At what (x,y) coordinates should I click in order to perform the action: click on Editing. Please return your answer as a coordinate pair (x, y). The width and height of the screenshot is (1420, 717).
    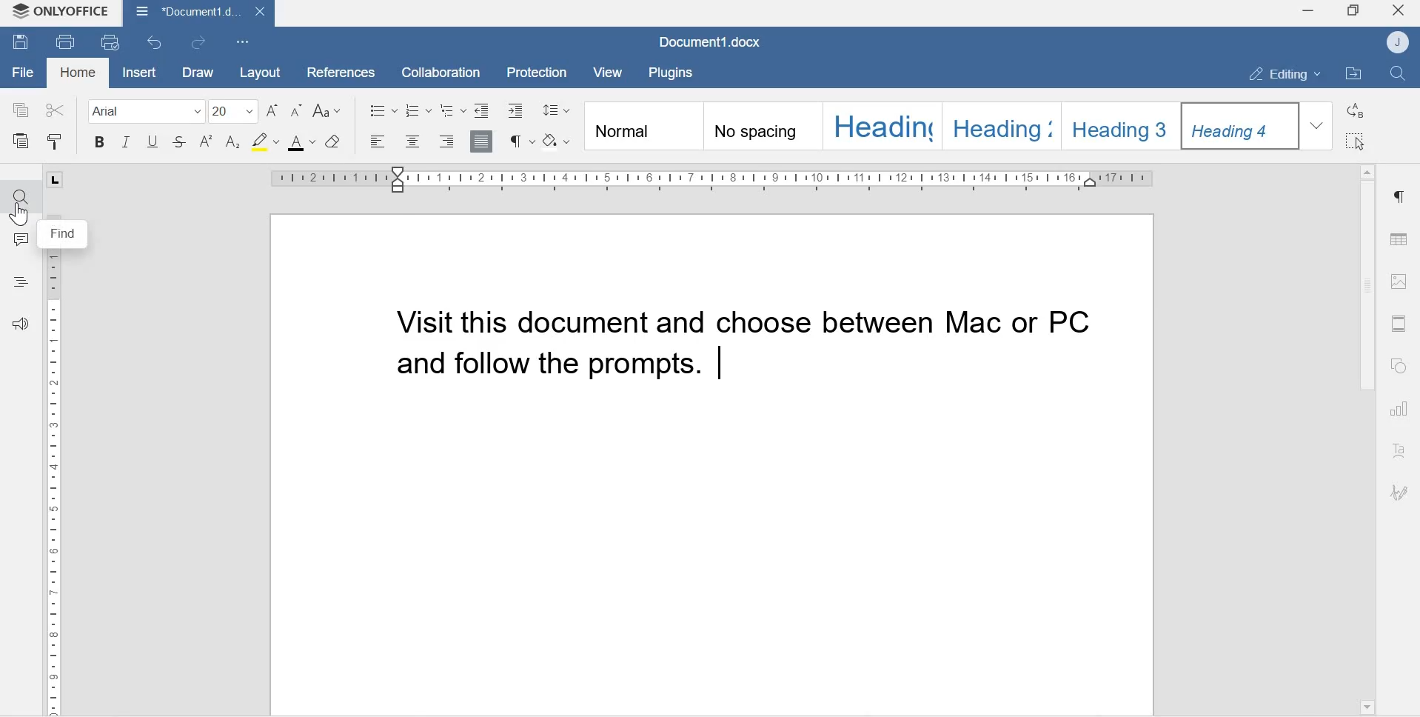
    Looking at the image, I should click on (1277, 73).